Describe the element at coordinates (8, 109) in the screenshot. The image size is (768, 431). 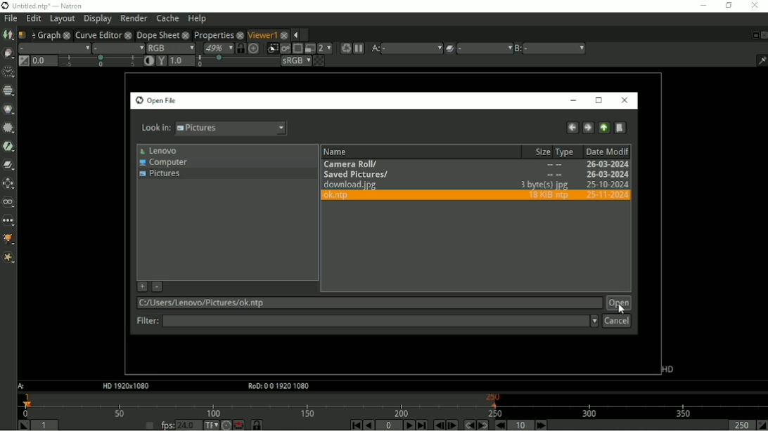
I see `Color` at that location.